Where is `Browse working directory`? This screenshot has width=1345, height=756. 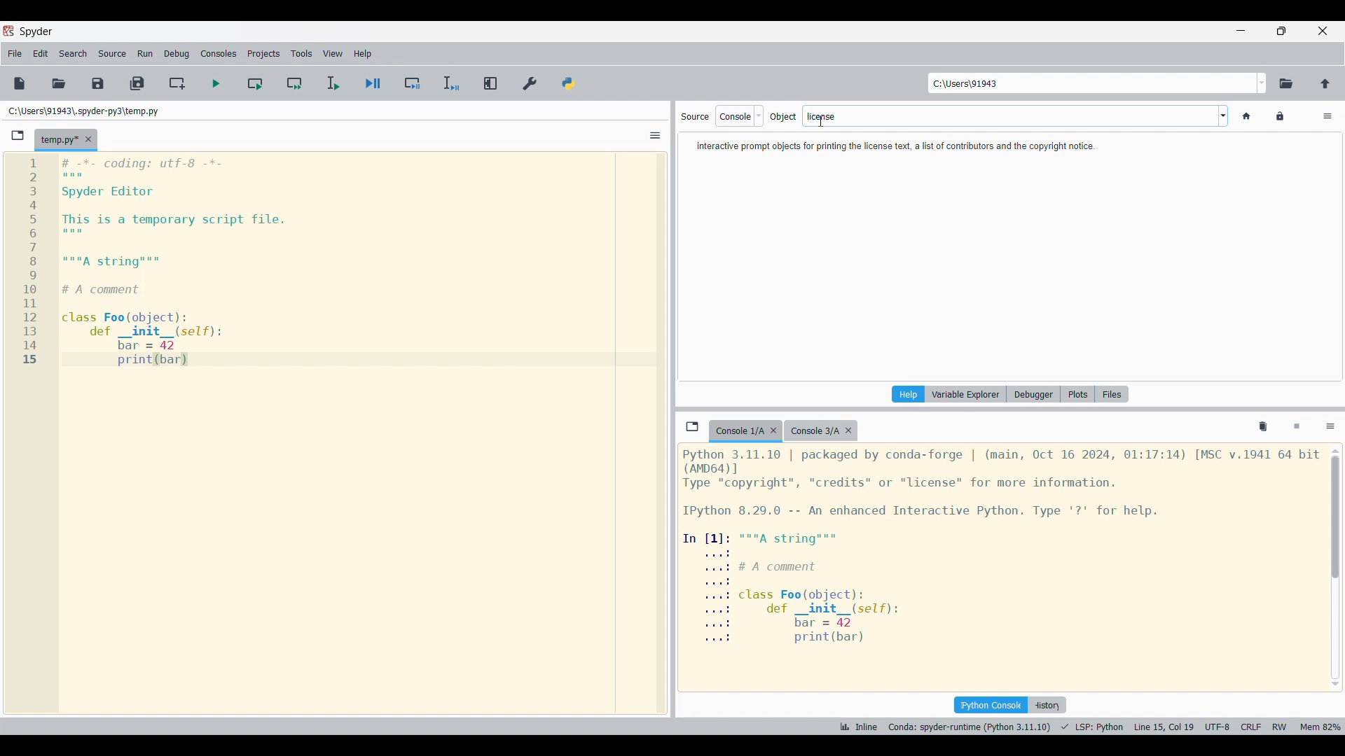
Browse working directory is located at coordinates (1287, 83).